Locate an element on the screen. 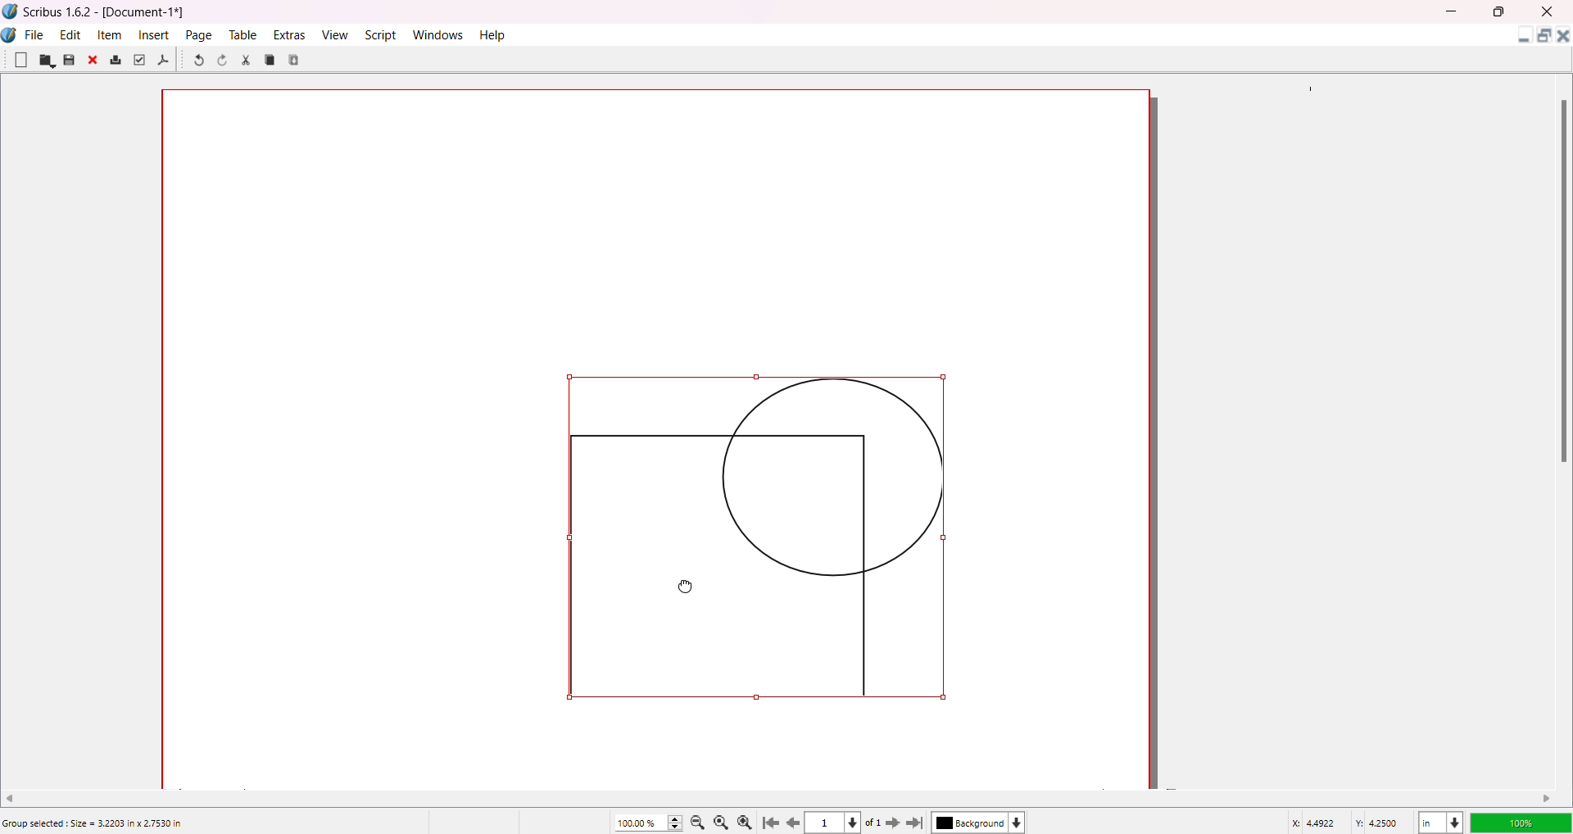 The image size is (1573, 834). Page dropdown is located at coordinates (859, 822).